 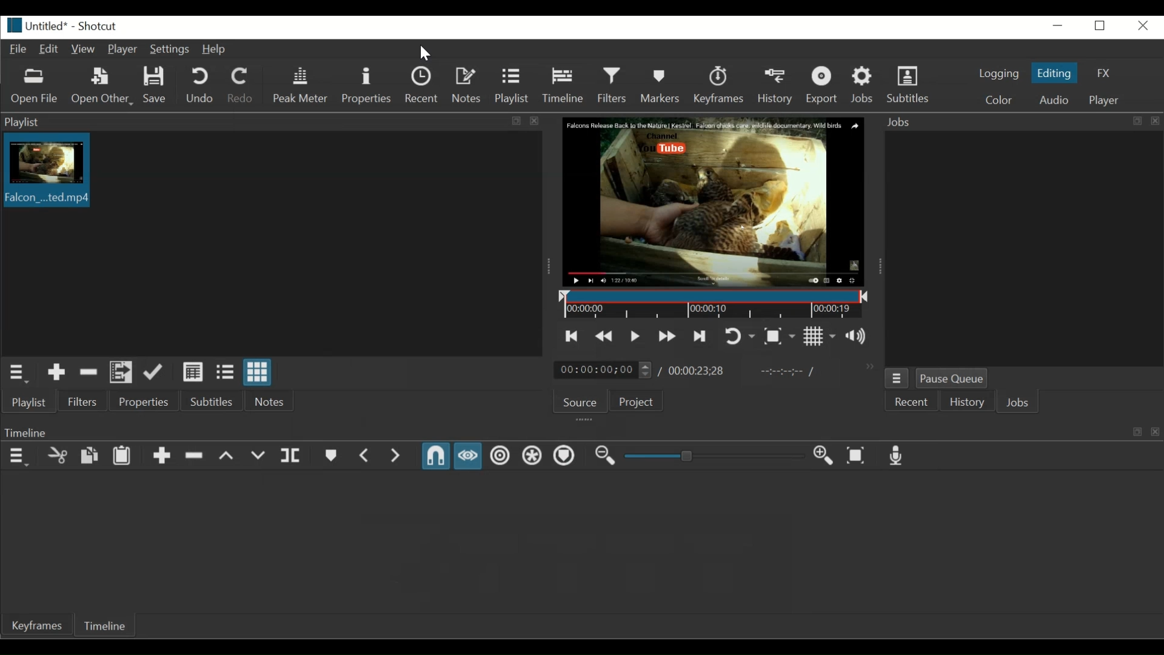 I want to click on Subtitles, so click(x=212, y=401).